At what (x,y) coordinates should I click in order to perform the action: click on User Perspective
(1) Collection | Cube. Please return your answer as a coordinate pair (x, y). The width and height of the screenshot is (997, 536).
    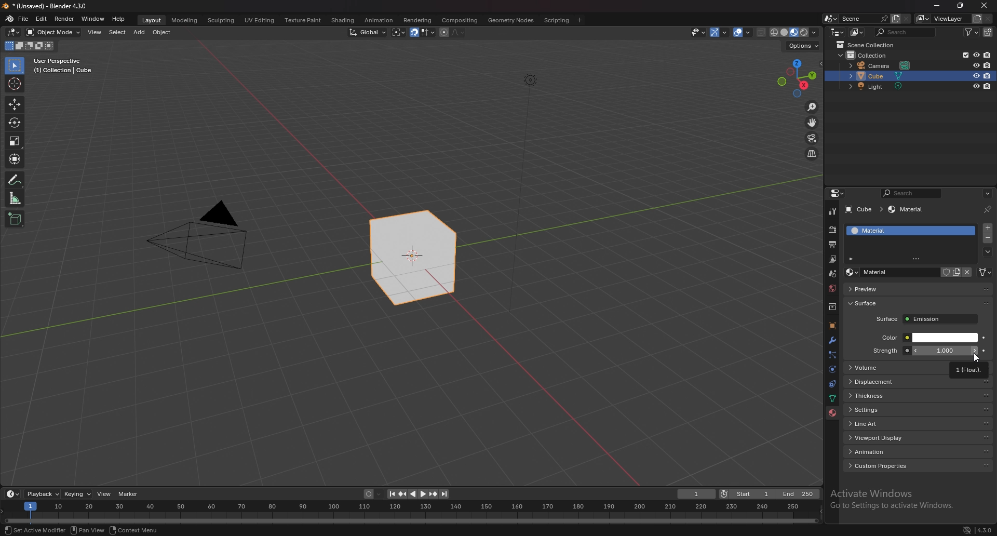
    Looking at the image, I should click on (66, 66).